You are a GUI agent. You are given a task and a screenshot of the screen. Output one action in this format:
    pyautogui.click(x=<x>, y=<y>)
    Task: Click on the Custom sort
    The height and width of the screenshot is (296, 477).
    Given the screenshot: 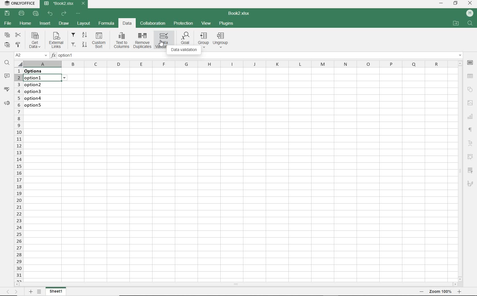 What is the action you would take?
    pyautogui.click(x=100, y=40)
    